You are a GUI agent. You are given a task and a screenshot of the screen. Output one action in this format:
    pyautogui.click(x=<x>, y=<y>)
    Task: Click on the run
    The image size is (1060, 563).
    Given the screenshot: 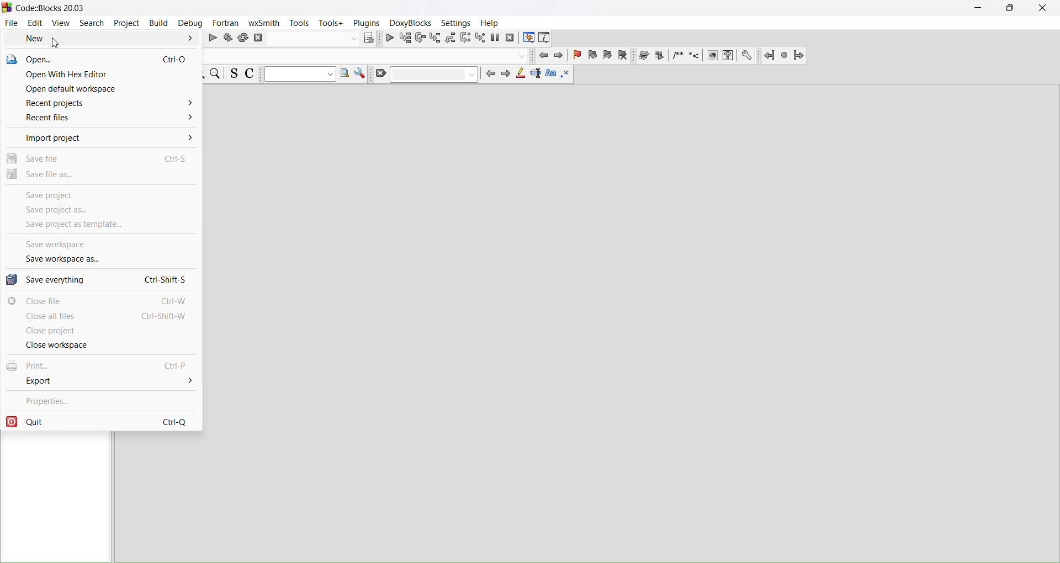 What is the action you would take?
    pyautogui.click(x=211, y=40)
    